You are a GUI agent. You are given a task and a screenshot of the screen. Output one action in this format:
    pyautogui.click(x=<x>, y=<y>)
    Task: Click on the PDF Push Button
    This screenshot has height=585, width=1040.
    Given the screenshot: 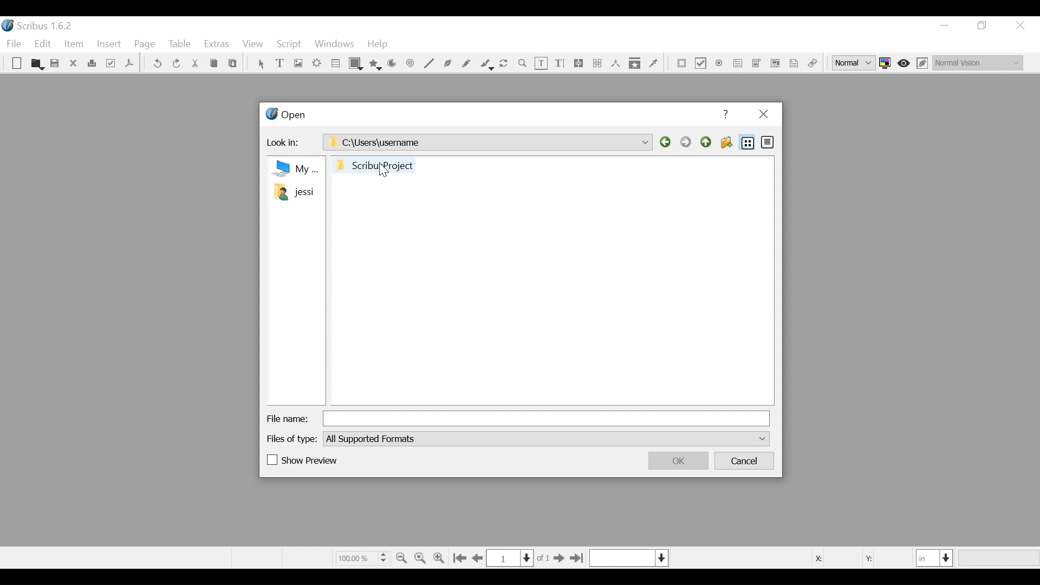 What is the action you would take?
    pyautogui.click(x=682, y=64)
    